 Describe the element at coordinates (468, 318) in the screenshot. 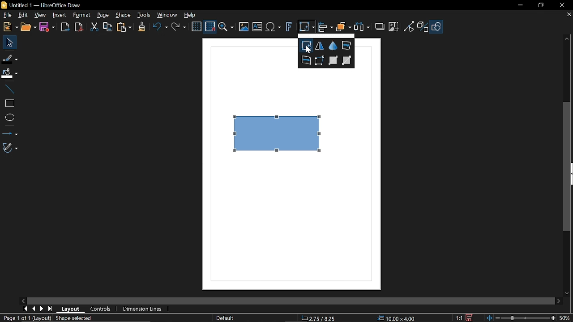

I see `Save` at that location.